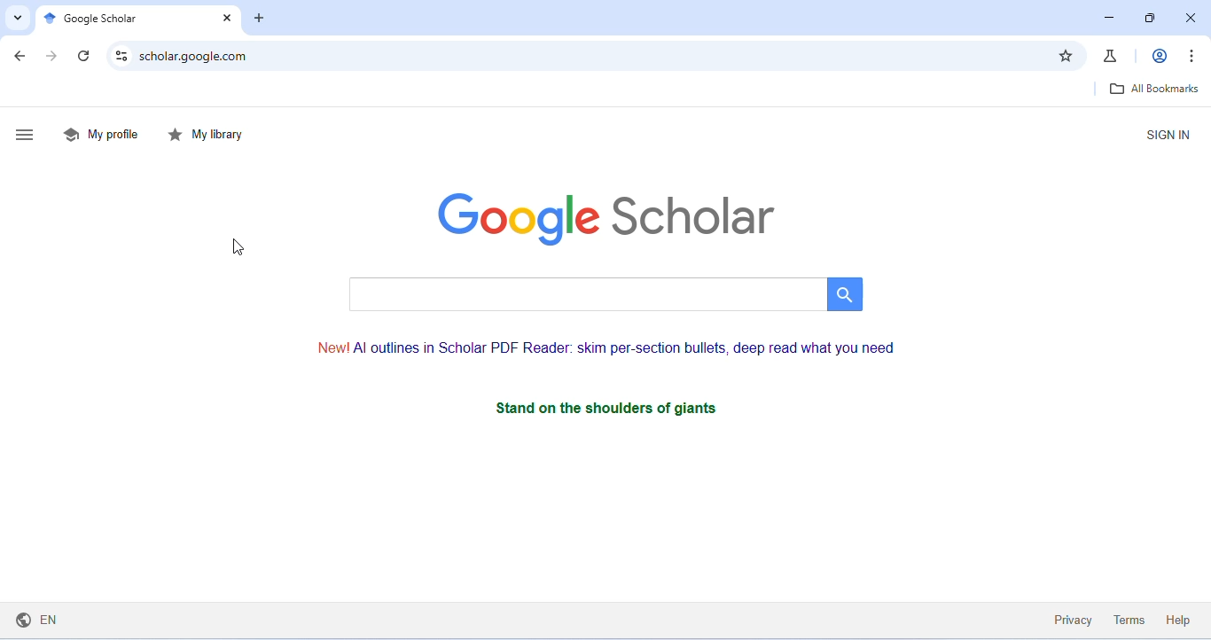 The image size is (1211, 640). I want to click on search bar, so click(601, 293).